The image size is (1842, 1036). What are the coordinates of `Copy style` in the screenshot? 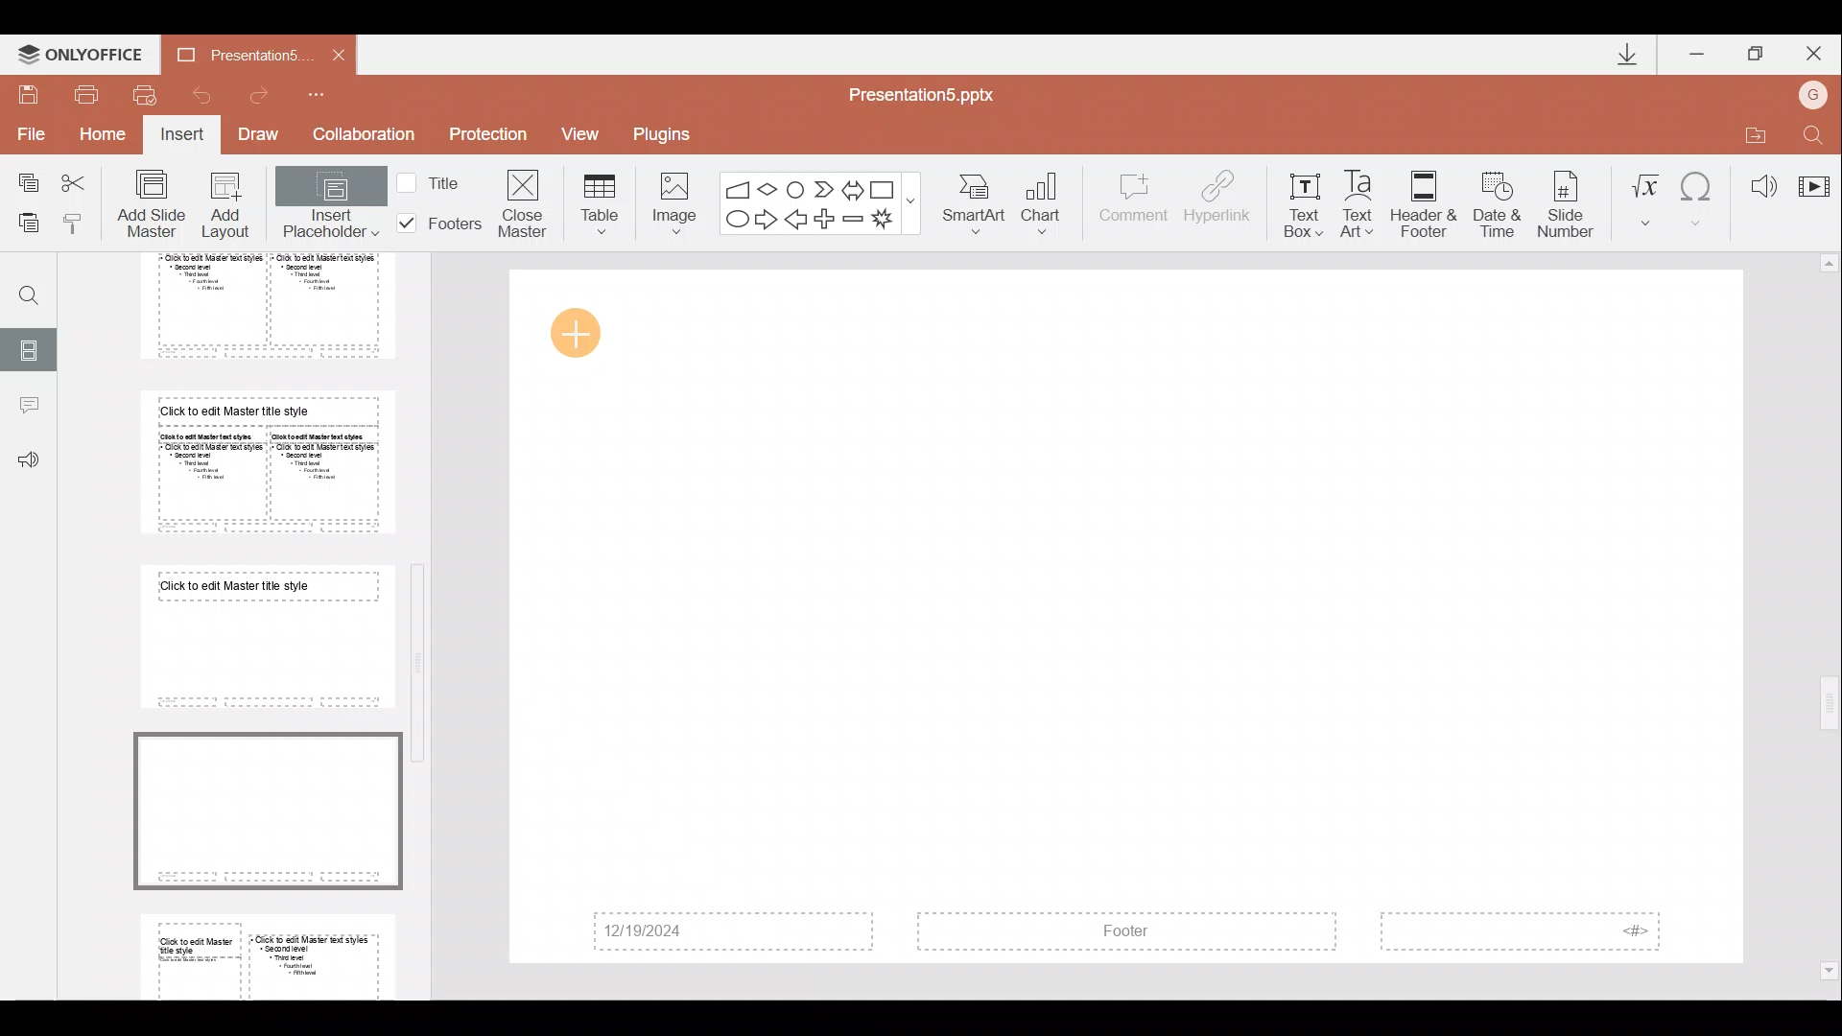 It's located at (82, 223).